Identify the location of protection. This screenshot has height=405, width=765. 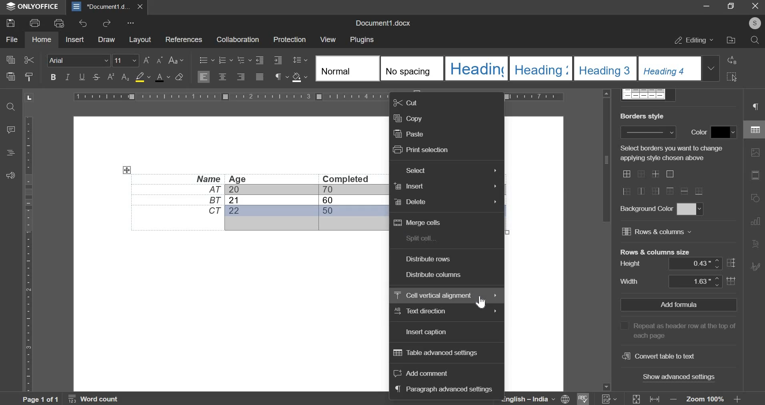
(289, 40).